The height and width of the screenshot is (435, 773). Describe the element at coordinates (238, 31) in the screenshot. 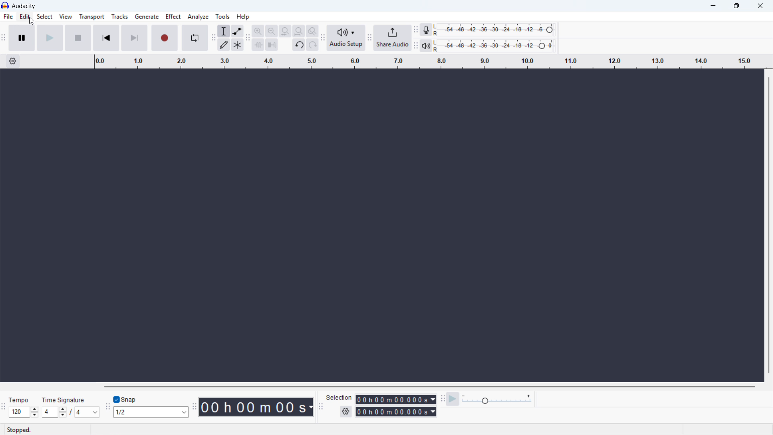

I see `envelop tool` at that location.